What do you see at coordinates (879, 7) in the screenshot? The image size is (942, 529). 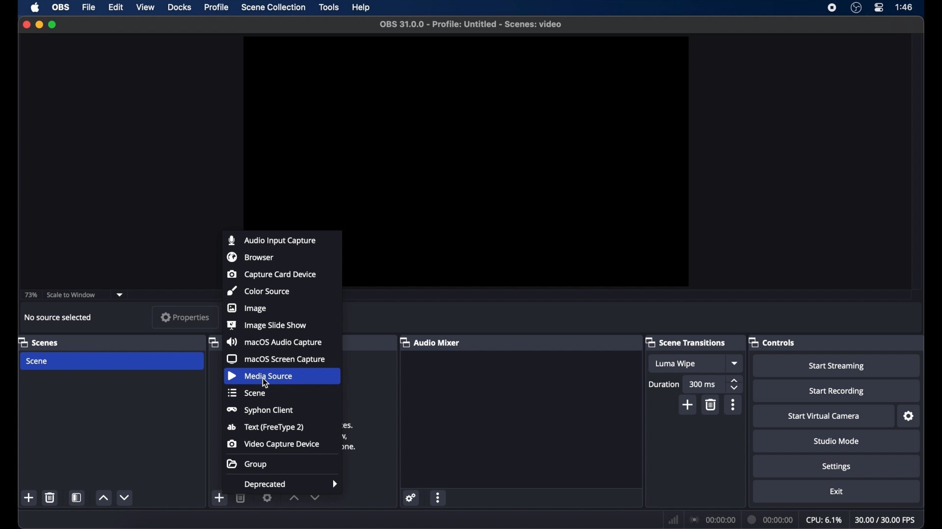 I see `control center` at bounding box center [879, 7].